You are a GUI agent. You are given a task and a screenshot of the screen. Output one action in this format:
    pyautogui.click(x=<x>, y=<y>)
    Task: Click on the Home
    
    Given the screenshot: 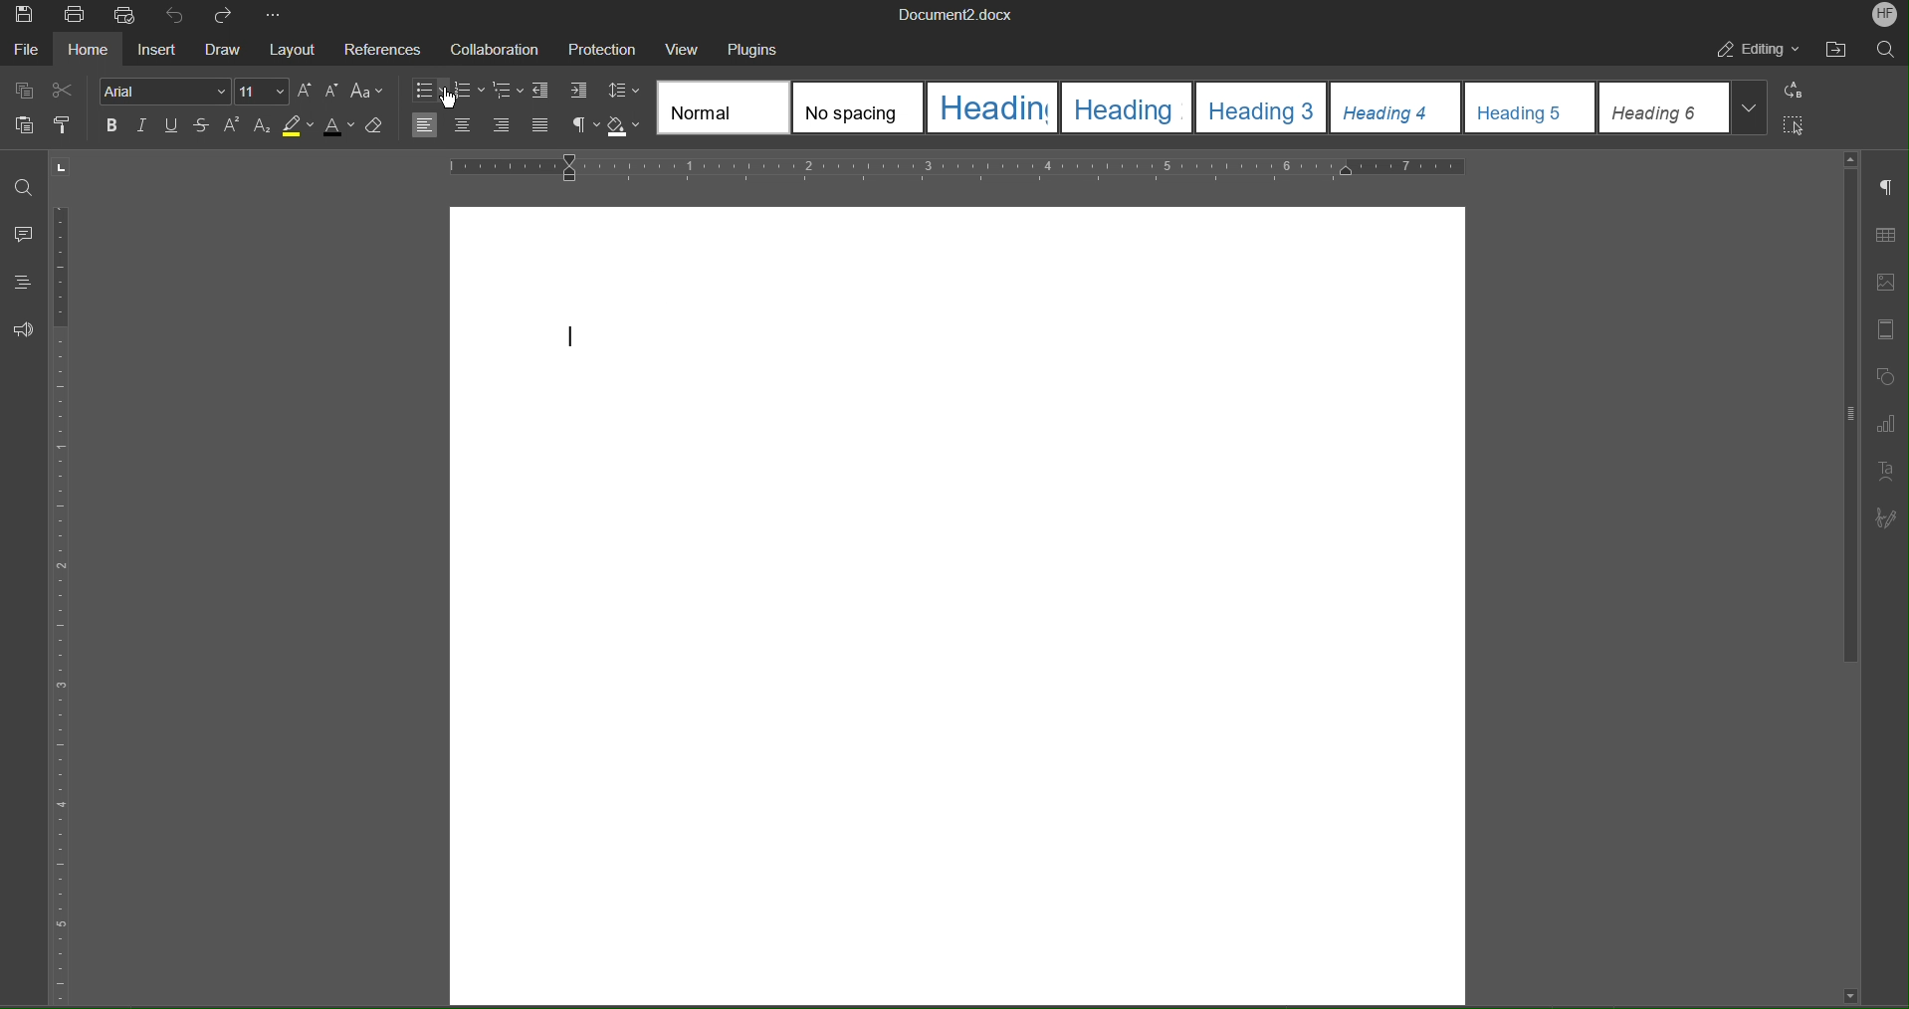 What is the action you would take?
    pyautogui.click(x=89, y=51)
    